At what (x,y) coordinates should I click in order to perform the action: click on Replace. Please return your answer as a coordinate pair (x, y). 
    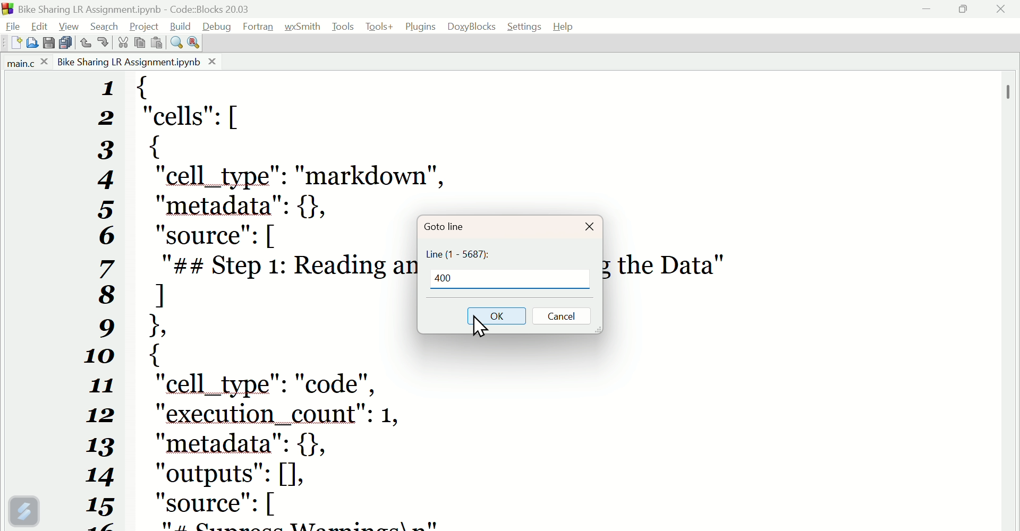
    Looking at the image, I should click on (193, 42).